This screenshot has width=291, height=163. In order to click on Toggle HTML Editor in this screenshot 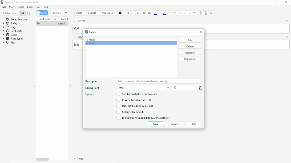, I will do `click(287, 22)`.